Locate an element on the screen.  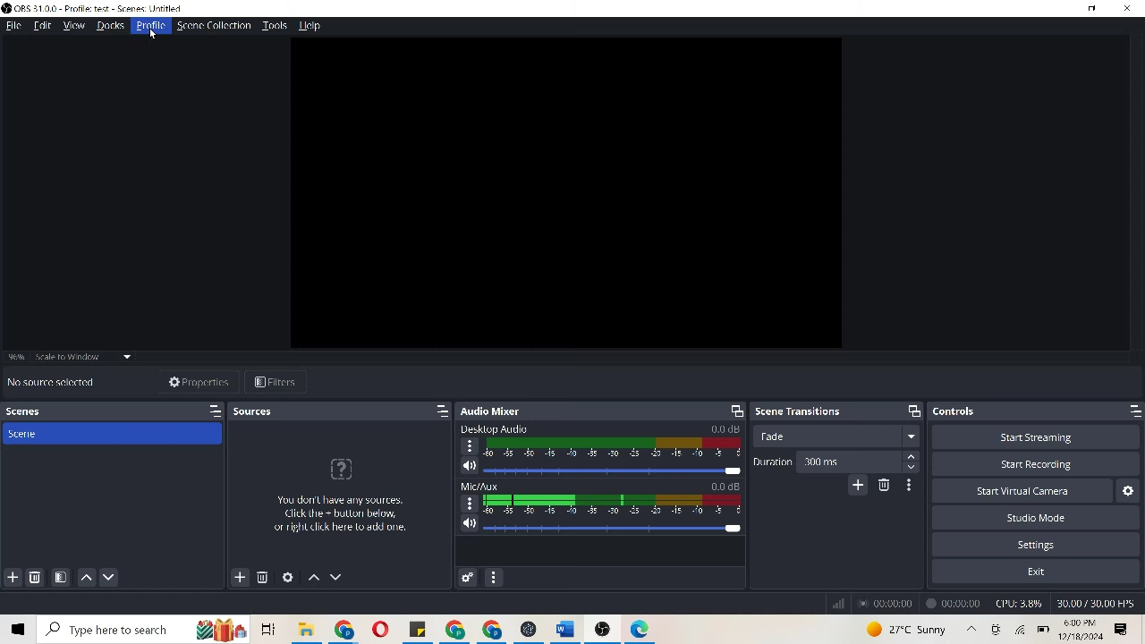
icon is located at coordinates (526, 627).